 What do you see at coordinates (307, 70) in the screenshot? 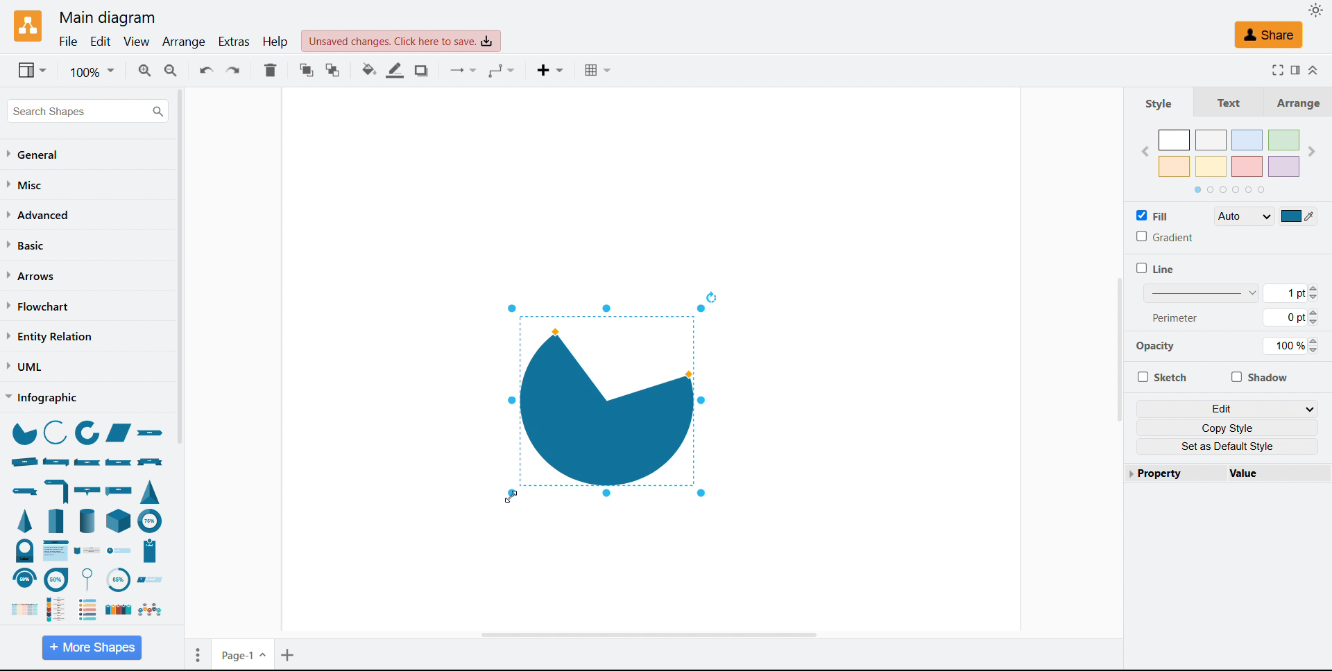
I see `To front ` at bounding box center [307, 70].